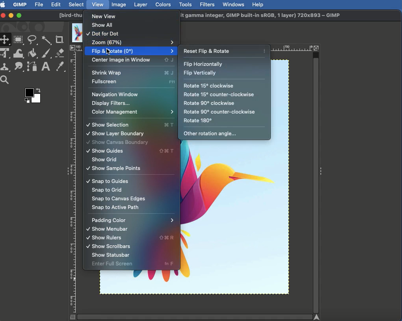  I want to click on Snap to grid, so click(107, 190).